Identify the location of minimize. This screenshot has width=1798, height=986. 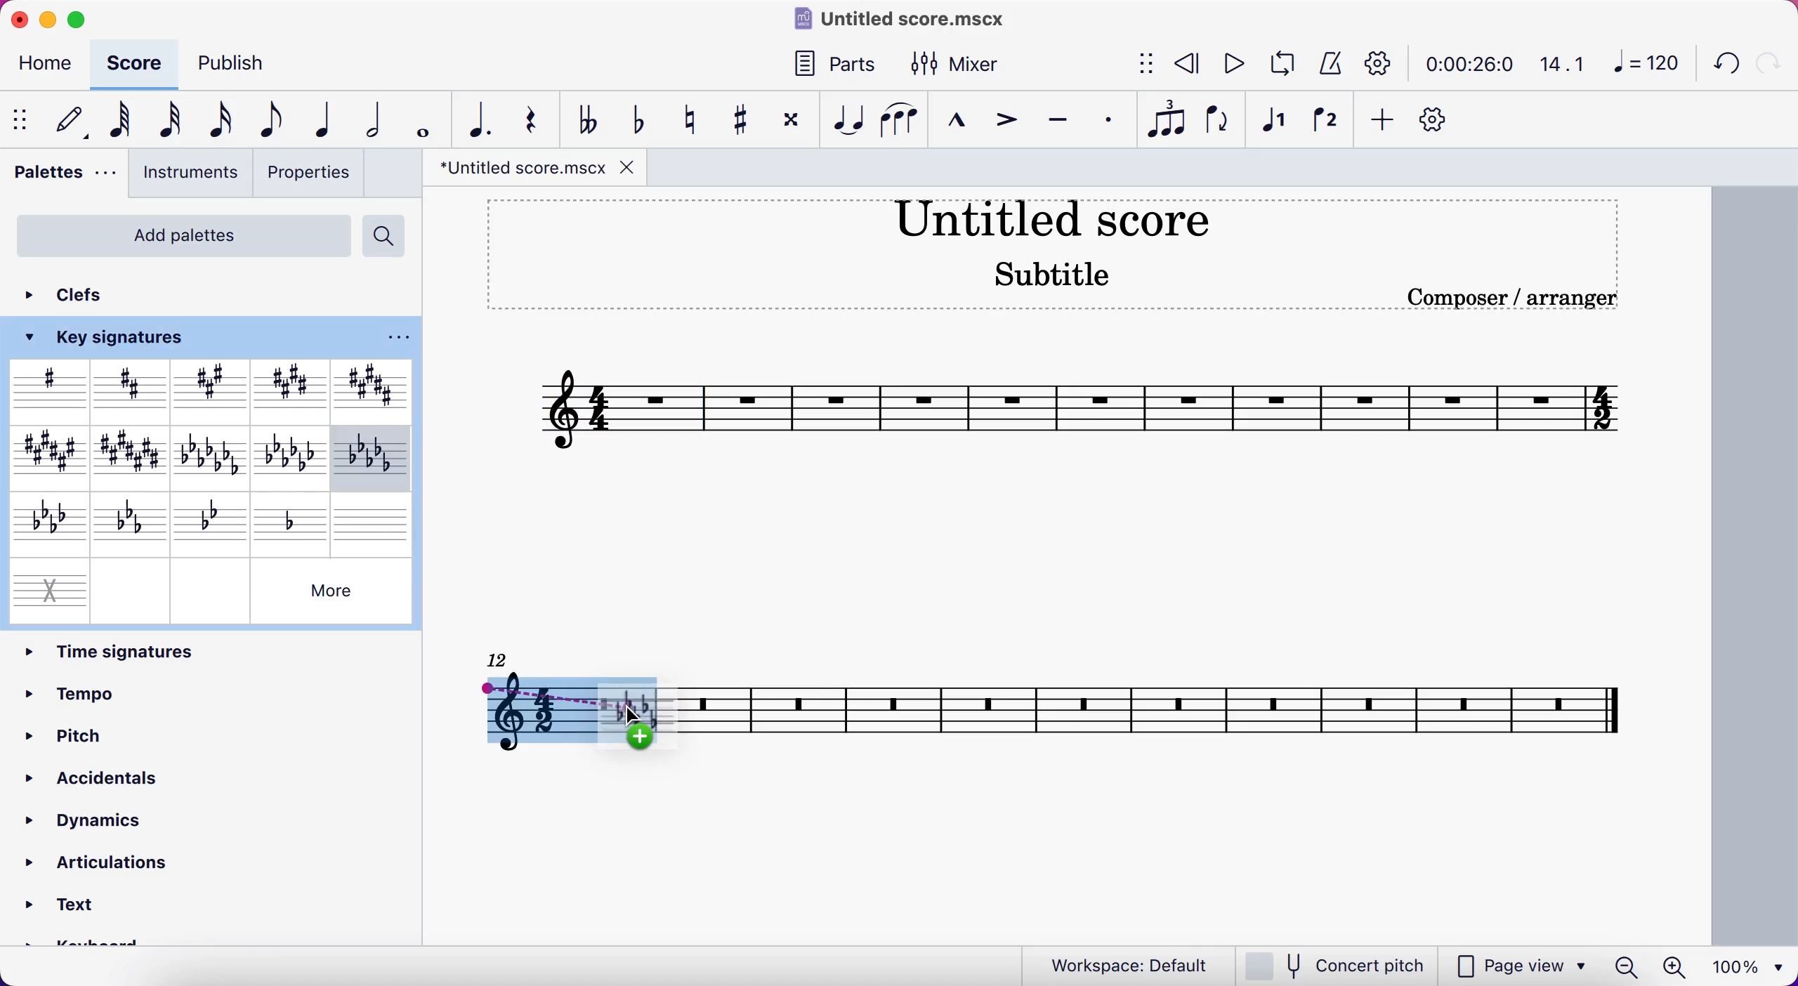
(52, 20).